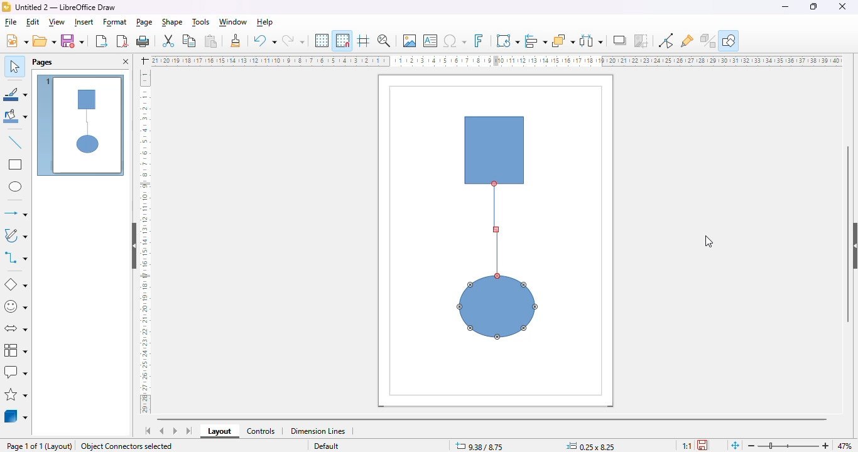  What do you see at coordinates (162, 431) in the screenshot?
I see `scroll to previous sheet` at bounding box center [162, 431].